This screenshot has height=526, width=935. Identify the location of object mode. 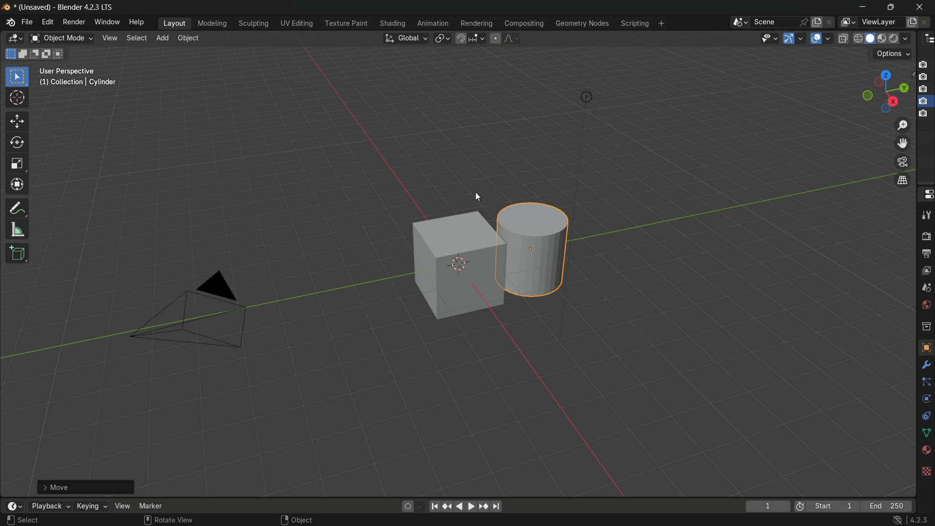
(61, 38).